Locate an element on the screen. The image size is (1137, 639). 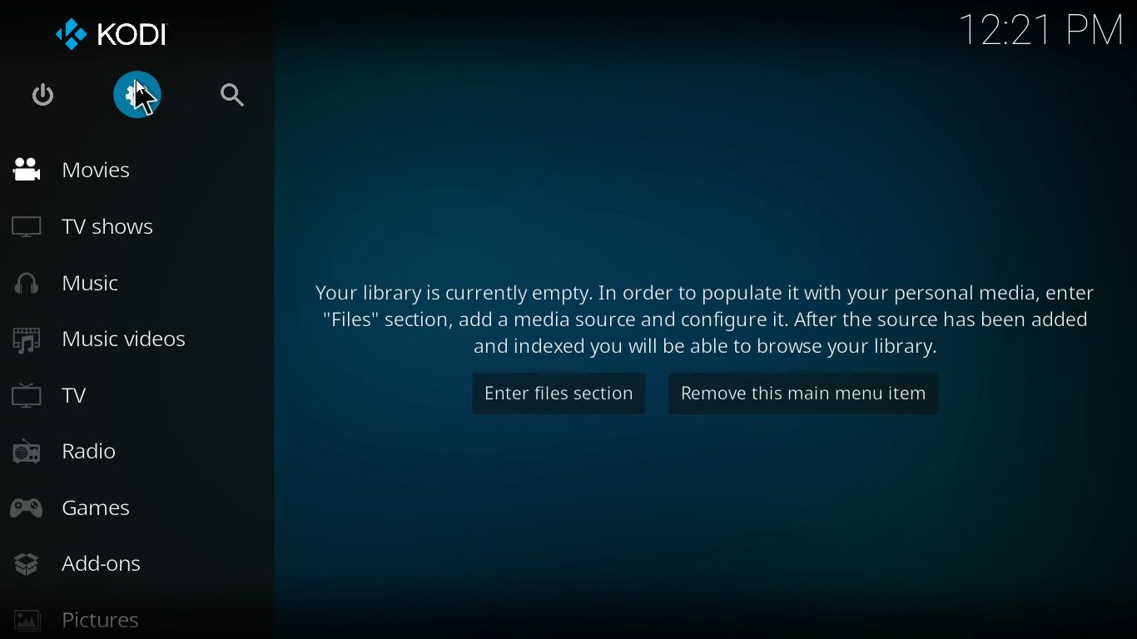
remove this main menu item is located at coordinates (812, 394).